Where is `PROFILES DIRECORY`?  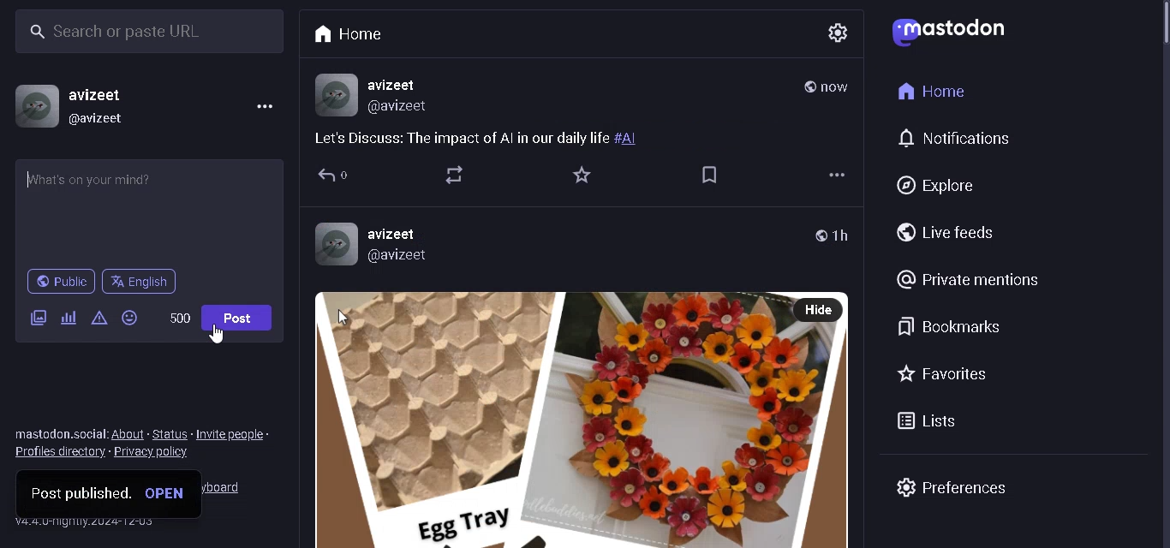
PROFILES DIRECORY is located at coordinates (58, 454).